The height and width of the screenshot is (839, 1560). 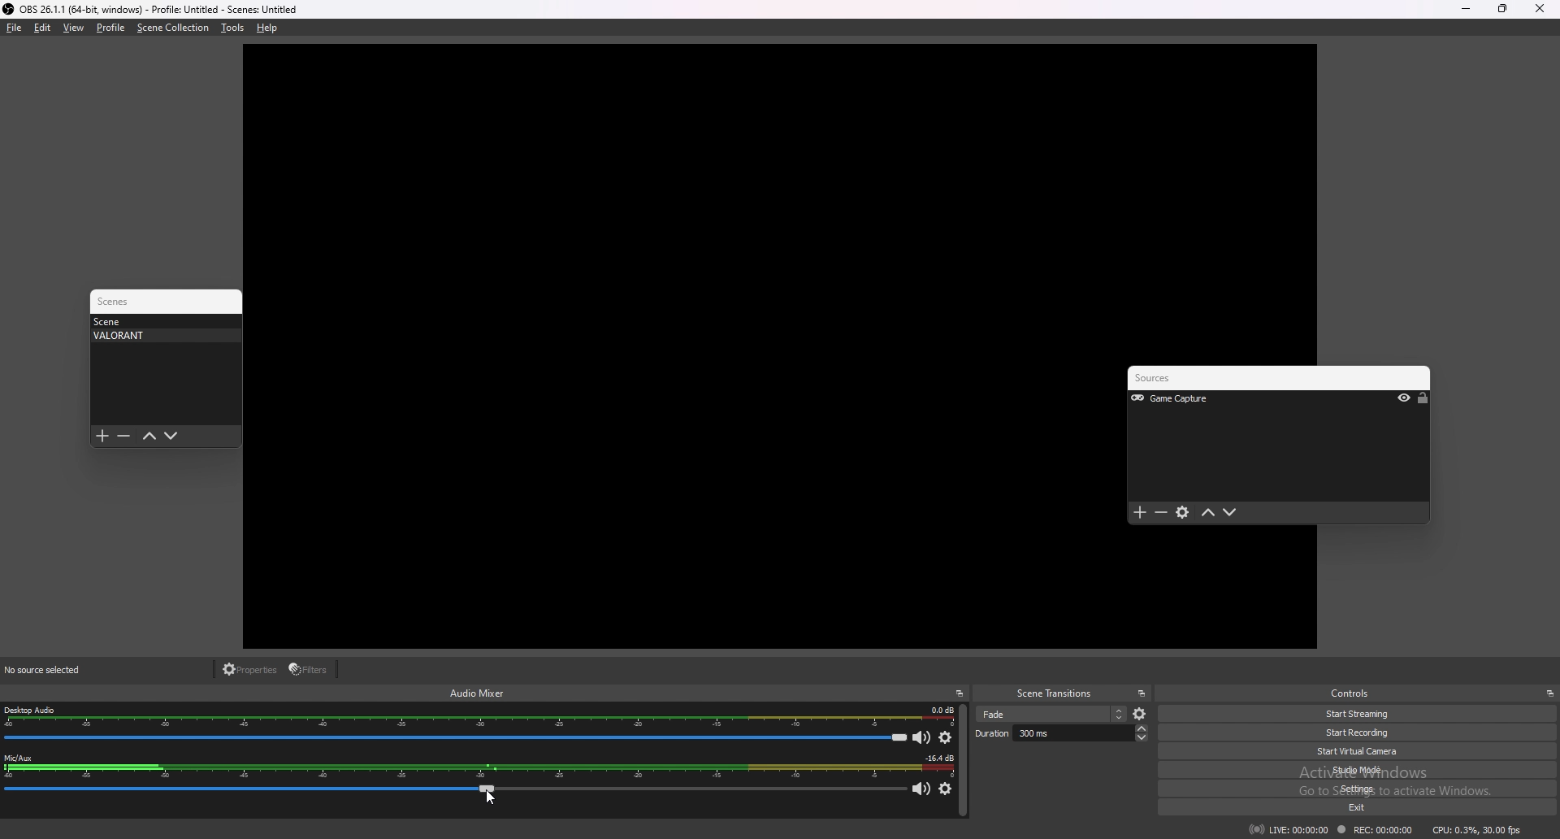 What do you see at coordinates (120, 302) in the screenshot?
I see `scenes` at bounding box center [120, 302].